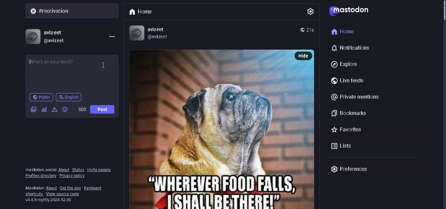 The height and width of the screenshot is (209, 446). Describe the element at coordinates (54, 31) in the screenshot. I see `username` at that location.